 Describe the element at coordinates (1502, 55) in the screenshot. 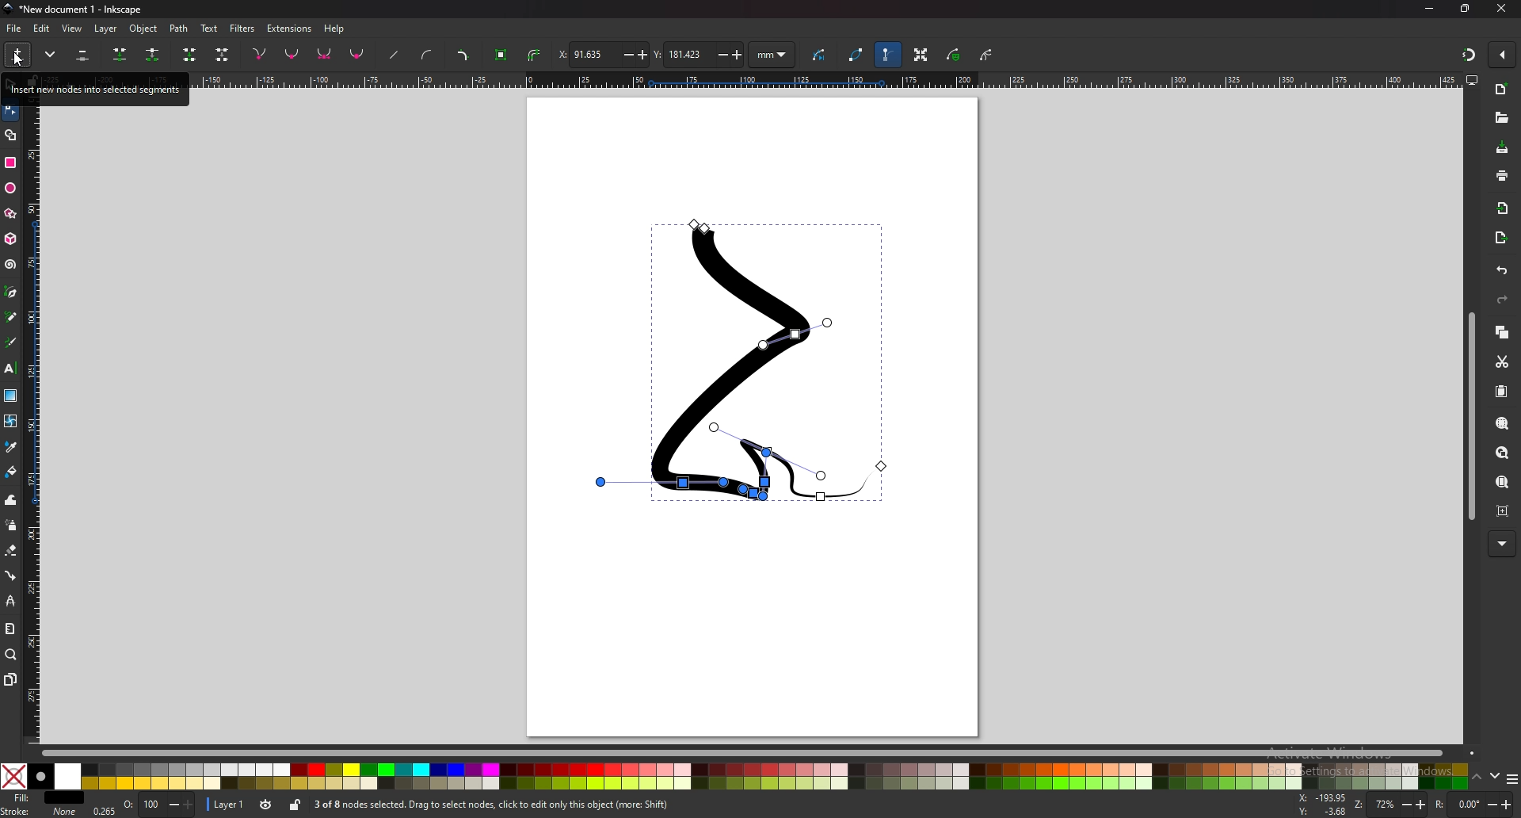

I see `enable snapper` at that location.